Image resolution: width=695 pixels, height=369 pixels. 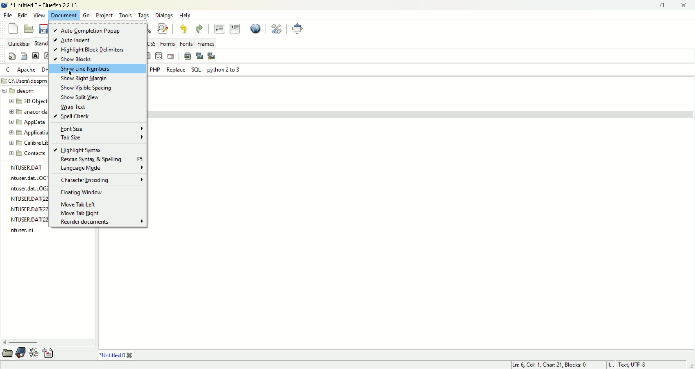 What do you see at coordinates (26, 167) in the screenshot?
I see `NTUSER.DAT` at bounding box center [26, 167].